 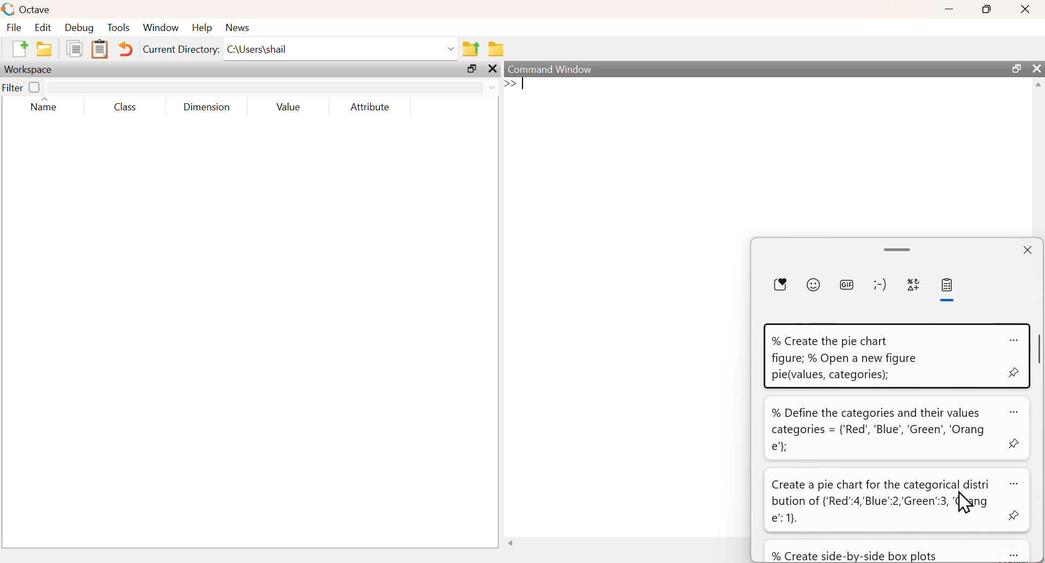 I want to click on File, so click(x=14, y=27).